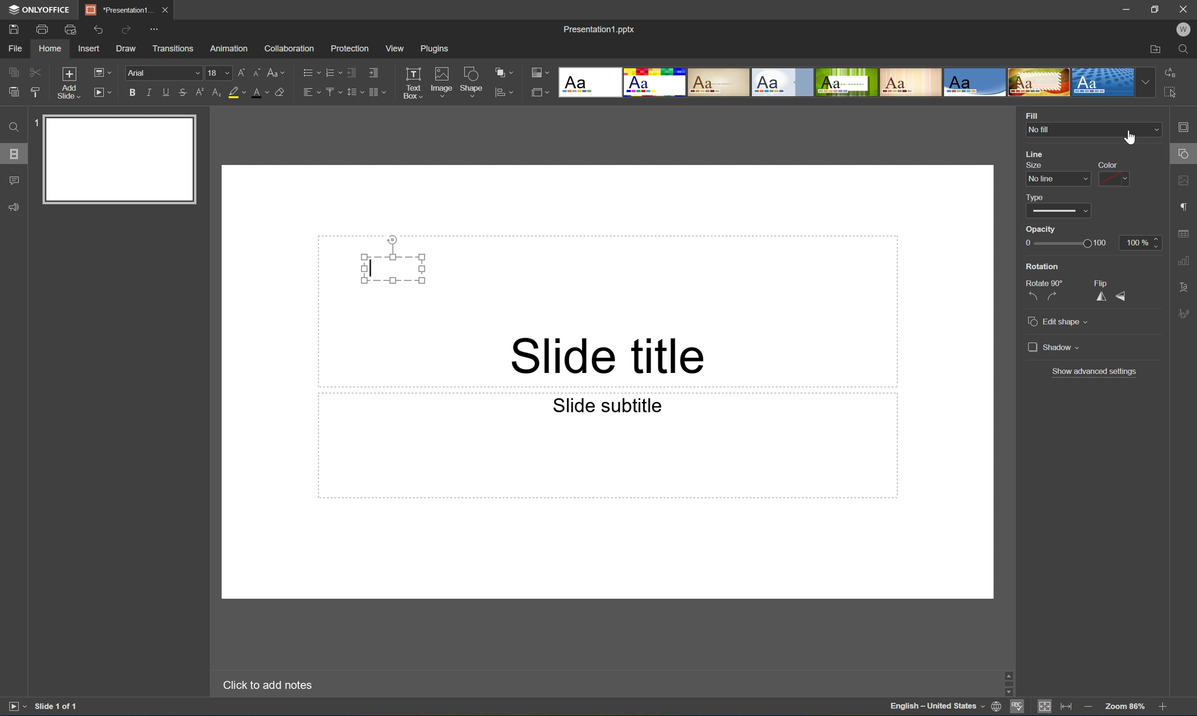  What do you see at coordinates (1186, 313) in the screenshot?
I see `Signature settings` at bounding box center [1186, 313].